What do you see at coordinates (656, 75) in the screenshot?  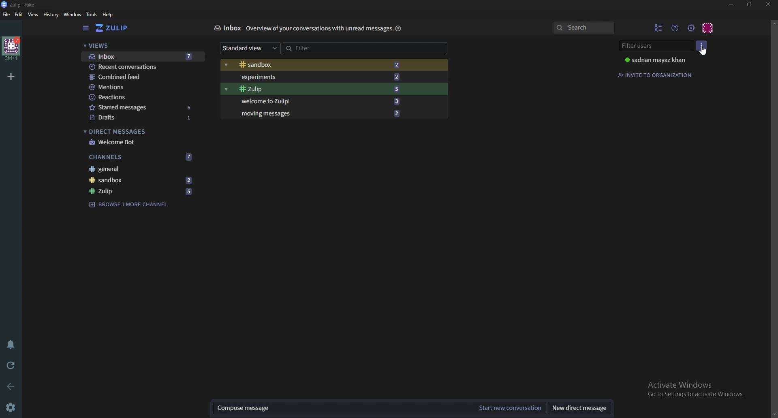 I see `Invite to organization` at bounding box center [656, 75].